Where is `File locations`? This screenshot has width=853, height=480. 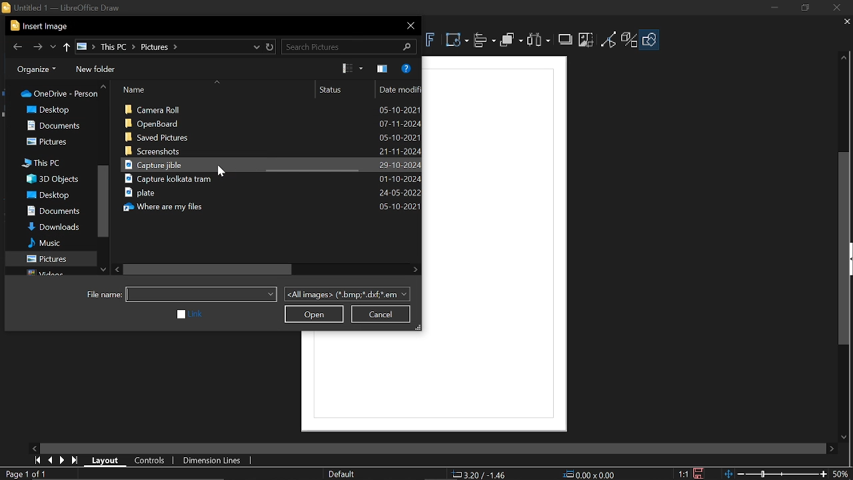
File locations is located at coordinates (169, 47).